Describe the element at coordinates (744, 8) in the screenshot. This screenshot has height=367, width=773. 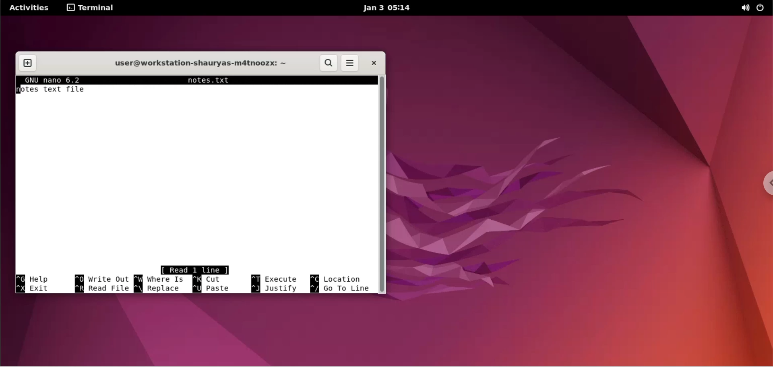
I see `sound options` at that location.